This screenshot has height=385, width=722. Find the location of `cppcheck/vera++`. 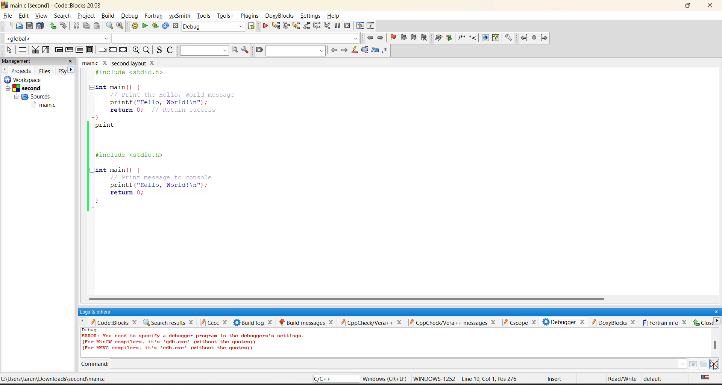

cppcheck/vera++ is located at coordinates (374, 322).